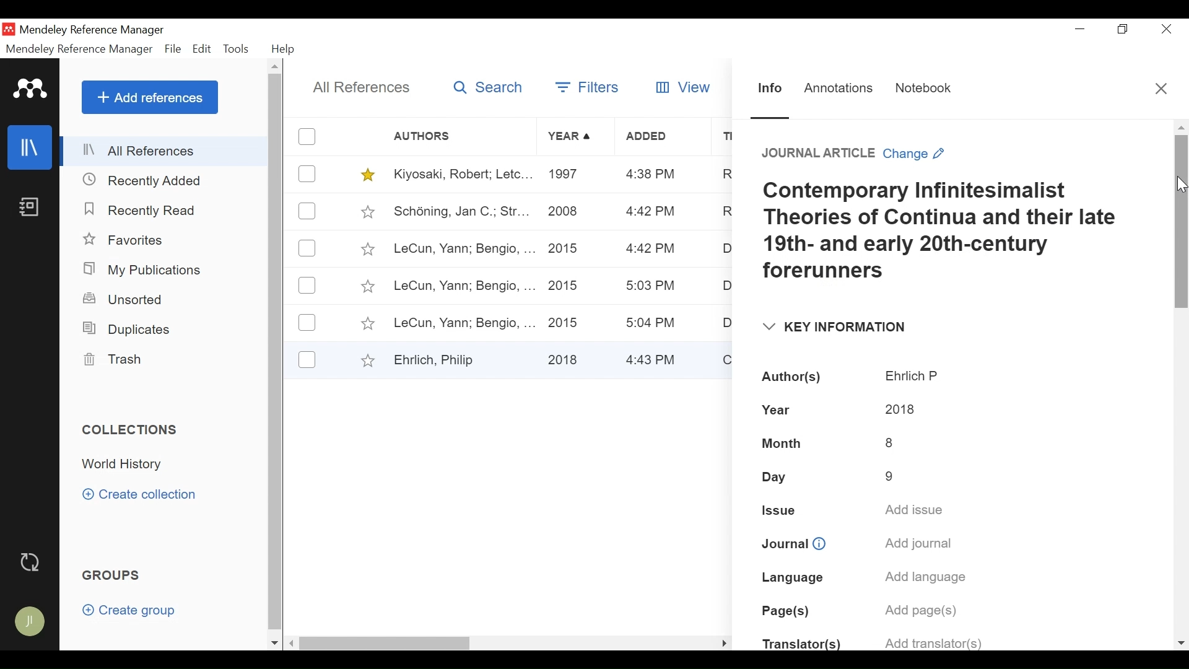 Image resolution: width=1189 pixels, height=669 pixels. I want to click on Ehrlich P, so click(913, 377).